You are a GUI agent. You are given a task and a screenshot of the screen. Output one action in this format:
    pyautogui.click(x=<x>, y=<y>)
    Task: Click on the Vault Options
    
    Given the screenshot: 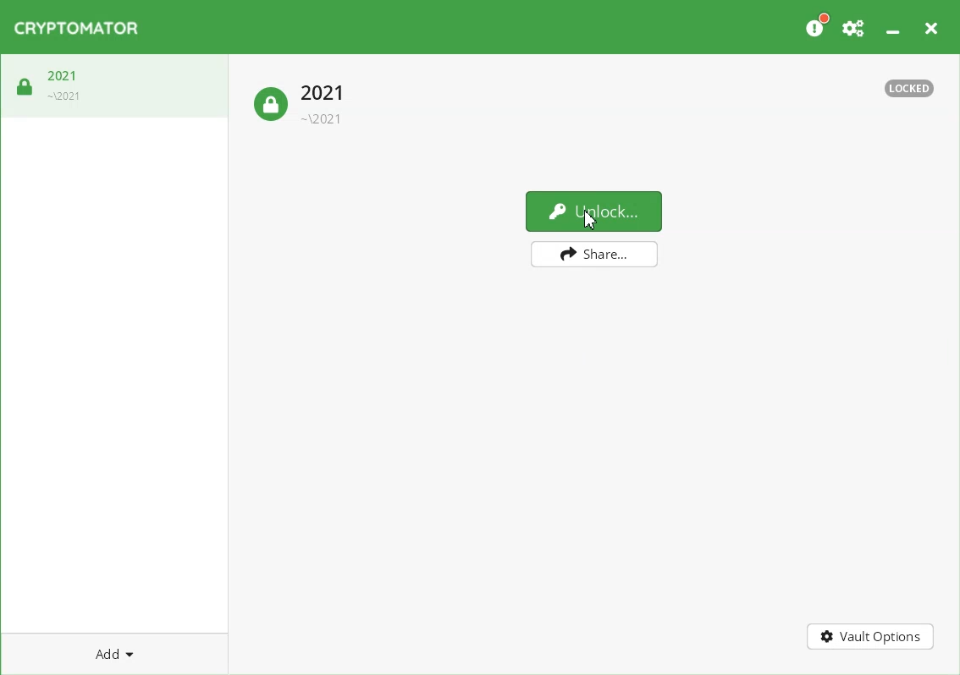 What is the action you would take?
    pyautogui.click(x=871, y=638)
    